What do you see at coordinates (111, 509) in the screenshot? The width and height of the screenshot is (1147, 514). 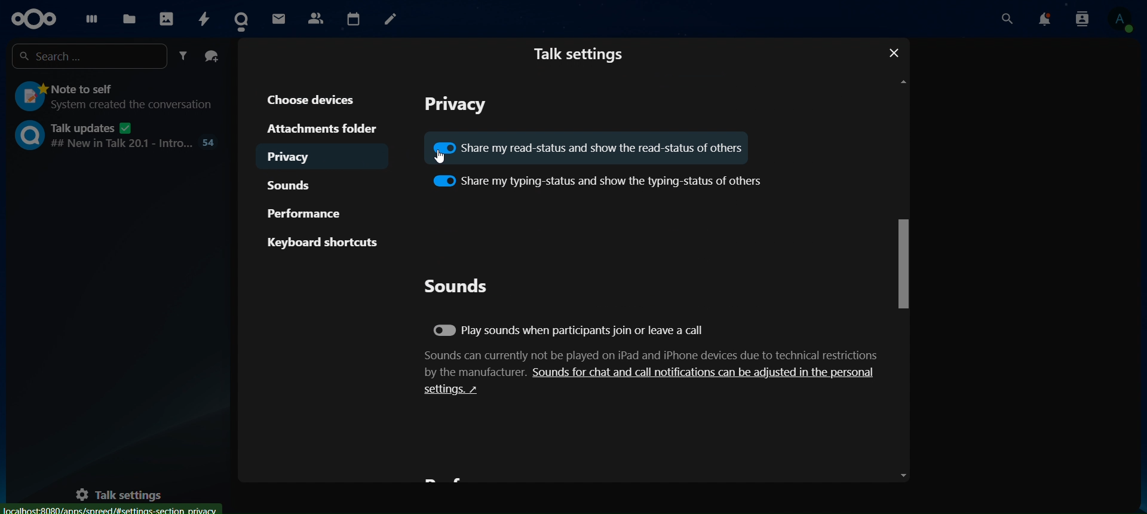 I see `Localhost:8080` at bounding box center [111, 509].